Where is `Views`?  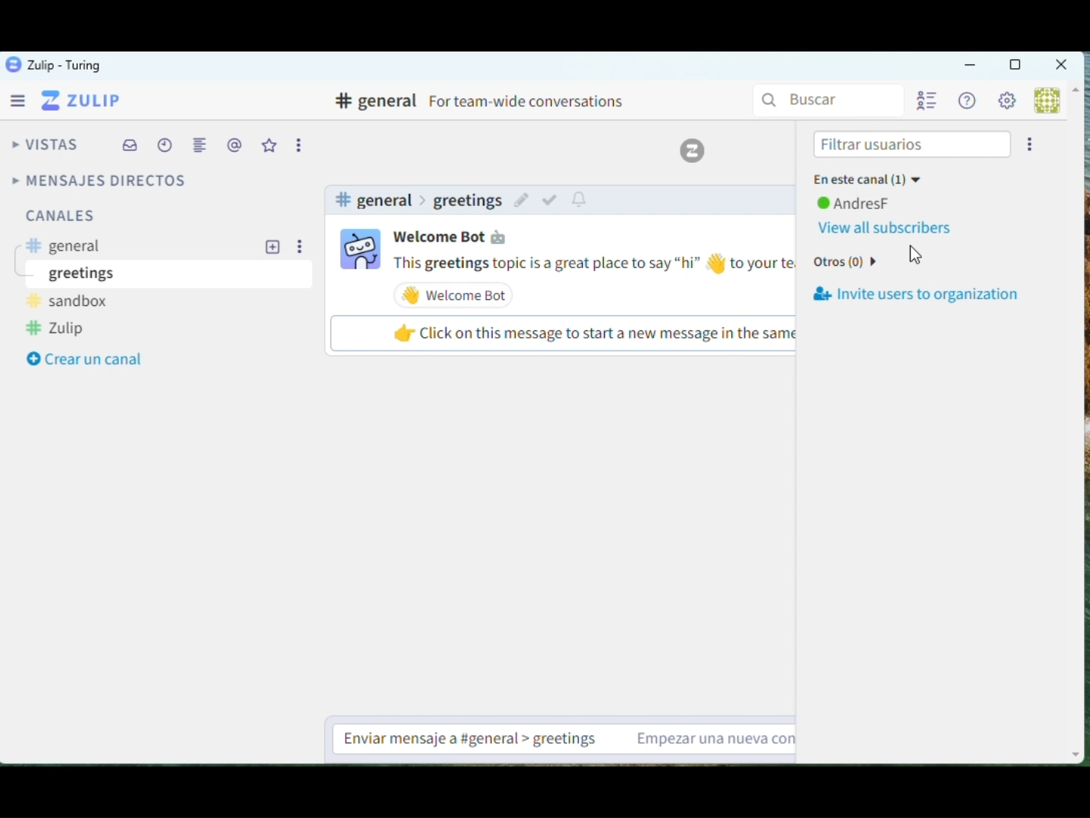 Views is located at coordinates (45, 145).